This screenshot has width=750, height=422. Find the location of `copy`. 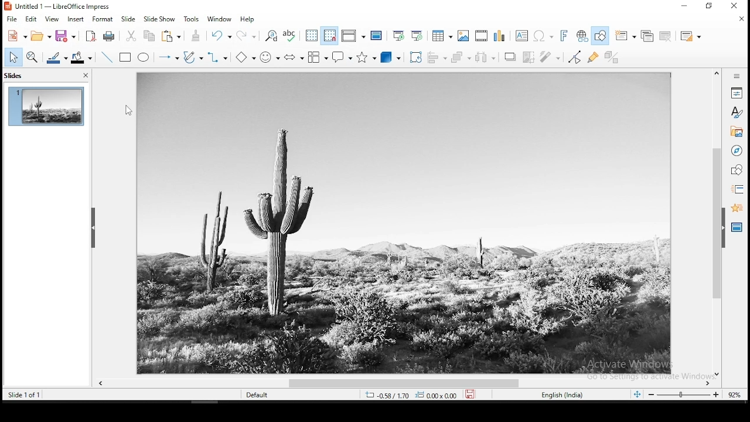

copy is located at coordinates (152, 38).